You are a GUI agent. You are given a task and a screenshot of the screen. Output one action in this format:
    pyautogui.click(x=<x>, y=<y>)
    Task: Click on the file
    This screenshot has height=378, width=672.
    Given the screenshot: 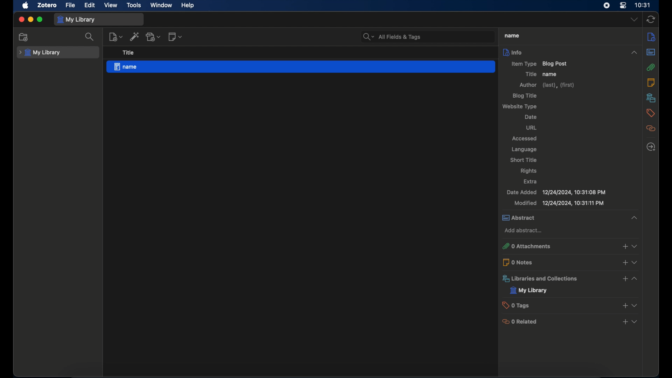 What is the action you would take?
    pyautogui.click(x=70, y=5)
    